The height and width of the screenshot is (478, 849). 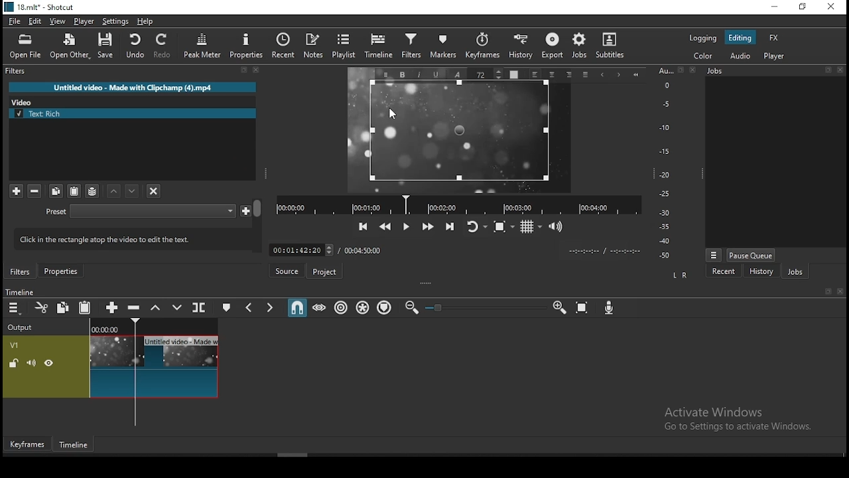 I want to click on add filter, so click(x=16, y=191).